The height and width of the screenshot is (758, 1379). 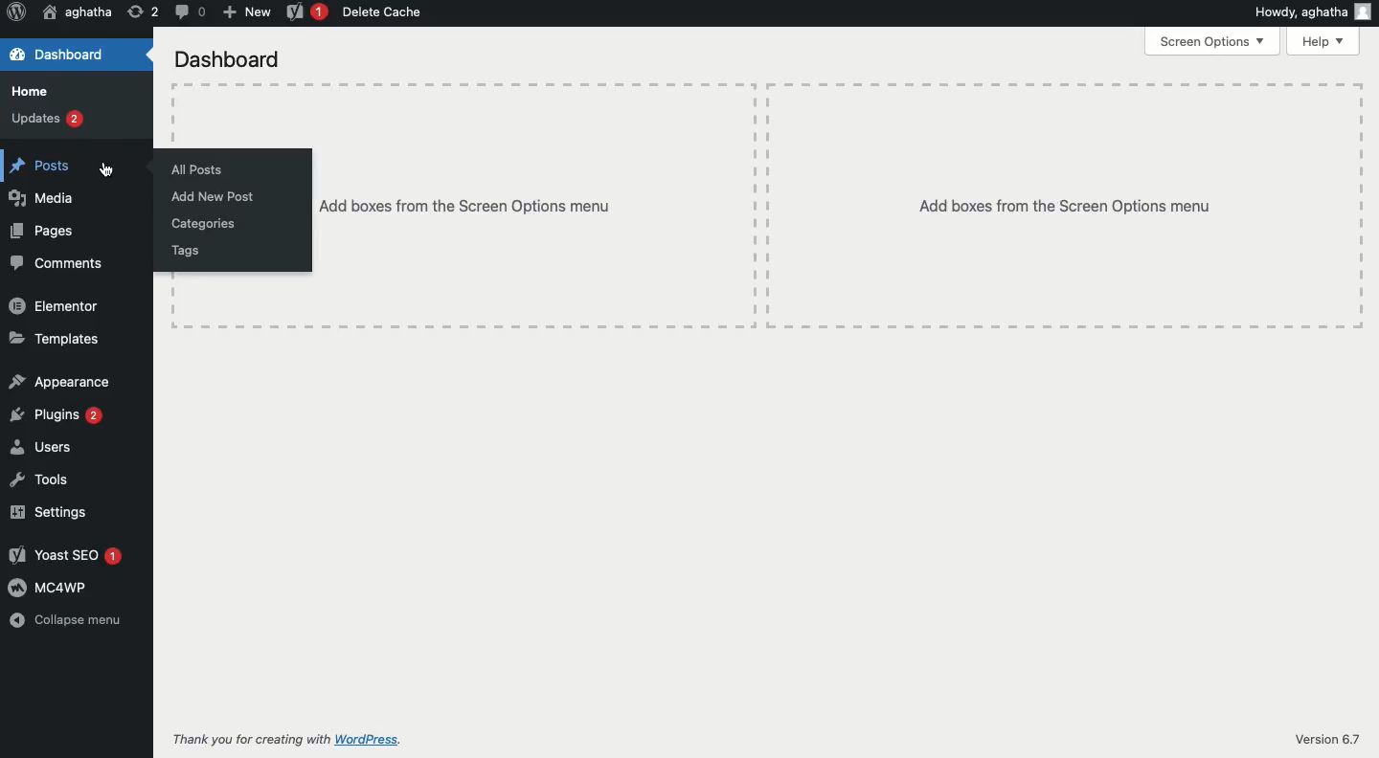 I want to click on Add boxes from the screen options menu, so click(x=841, y=207).